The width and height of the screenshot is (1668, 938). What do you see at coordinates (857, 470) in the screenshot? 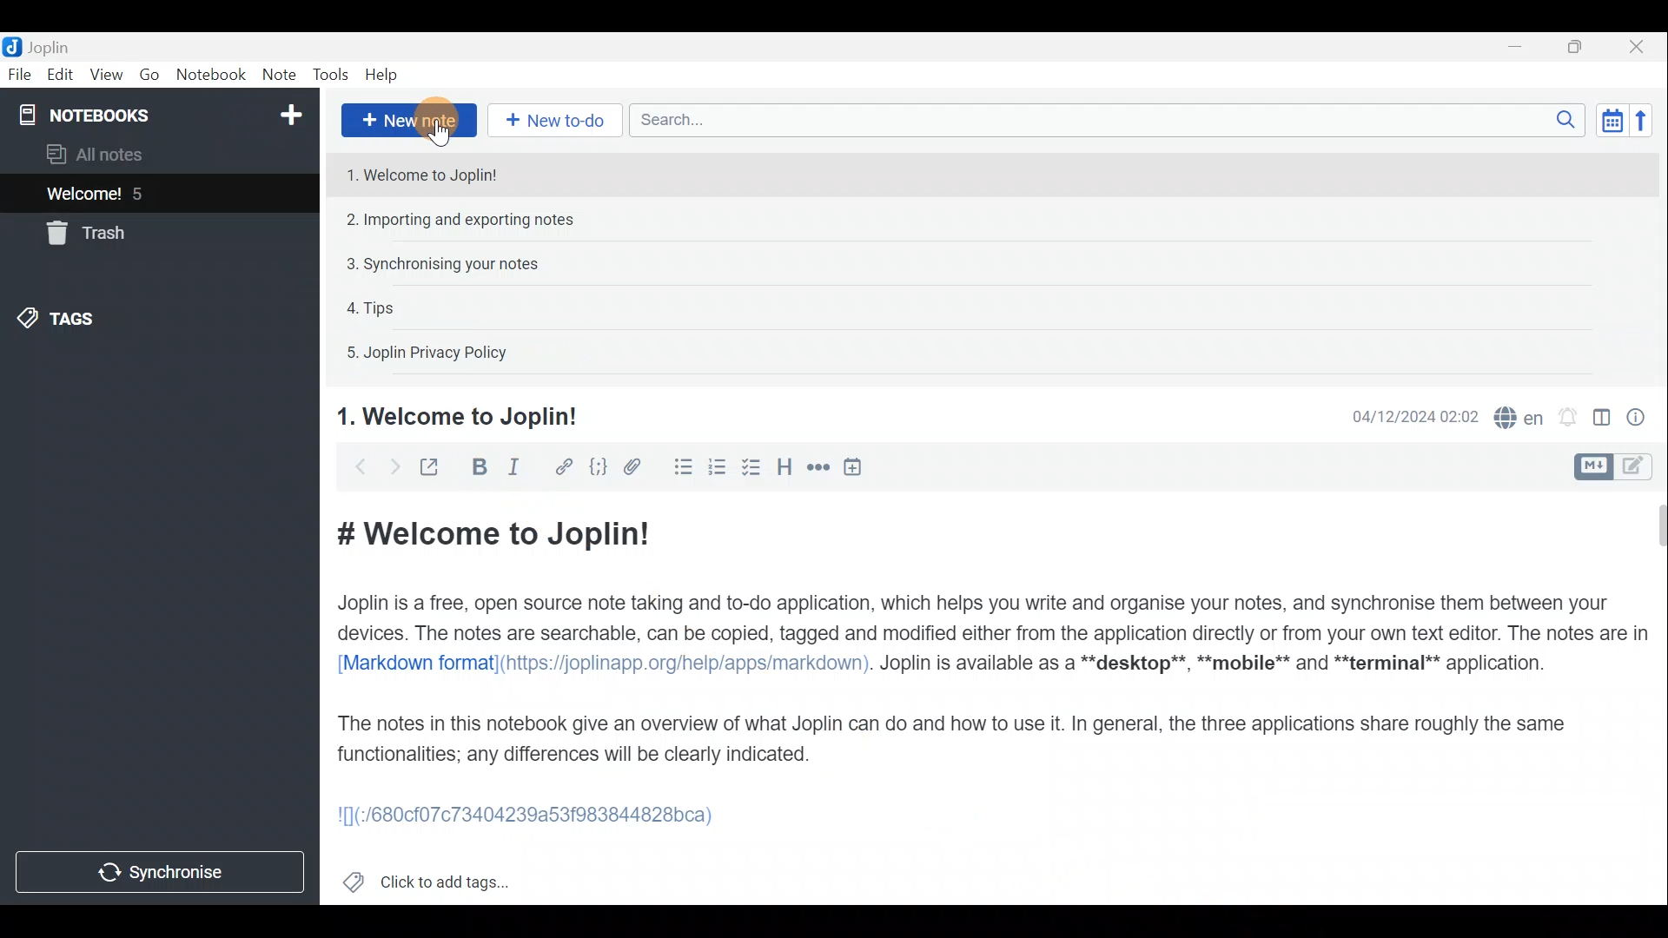
I see `Insert time` at bounding box center [857, 470].